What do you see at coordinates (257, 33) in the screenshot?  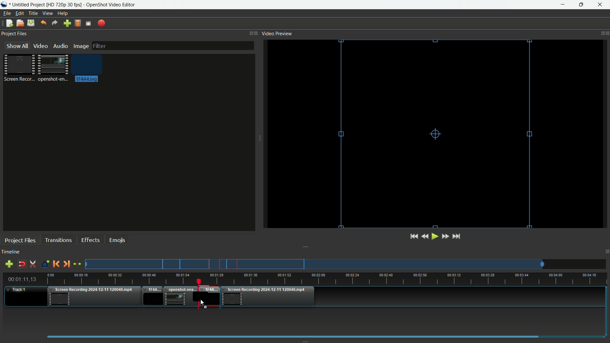 I see `Close project files` at bounding box center [257, 33].